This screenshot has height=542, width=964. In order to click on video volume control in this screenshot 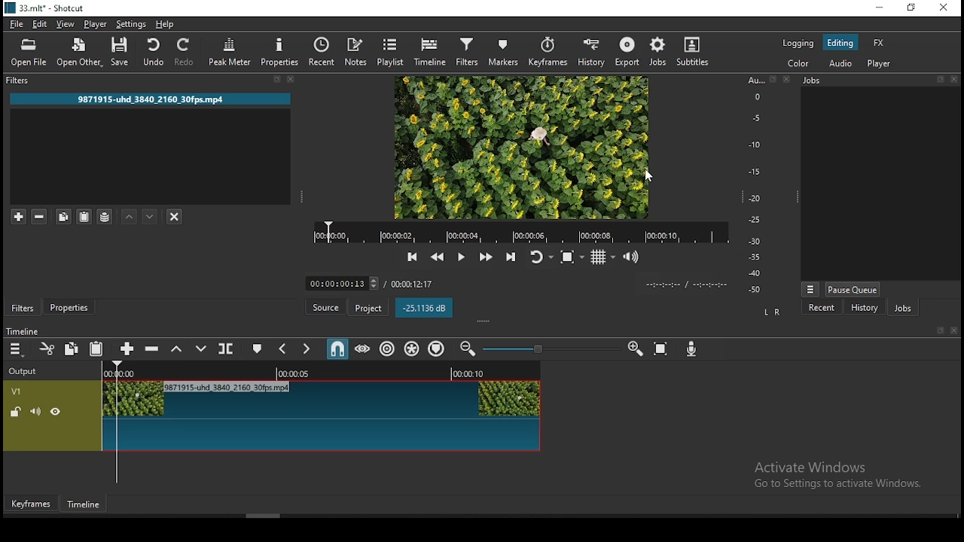, I will do `click(632, 257)`.